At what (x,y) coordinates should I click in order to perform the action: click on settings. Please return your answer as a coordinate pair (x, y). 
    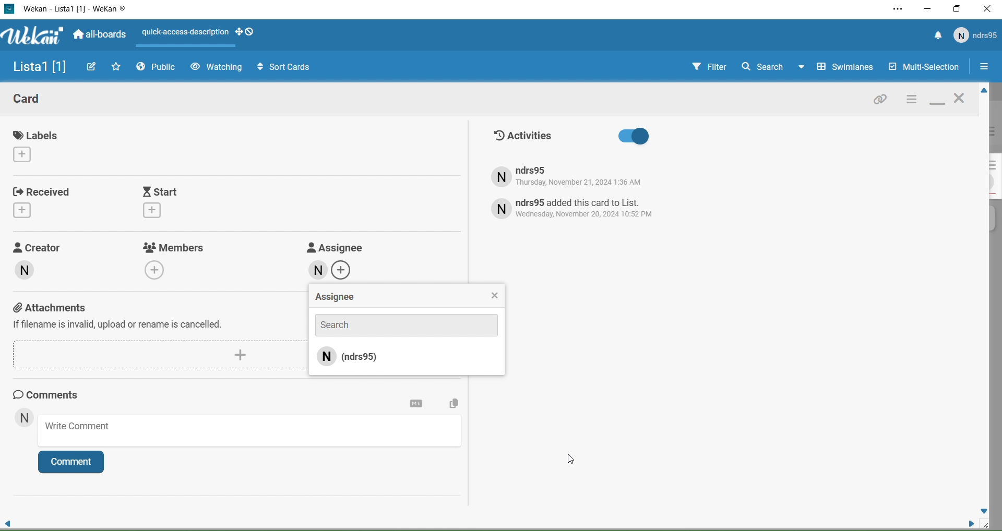
    Looking at the image, I should click on (416, 404).